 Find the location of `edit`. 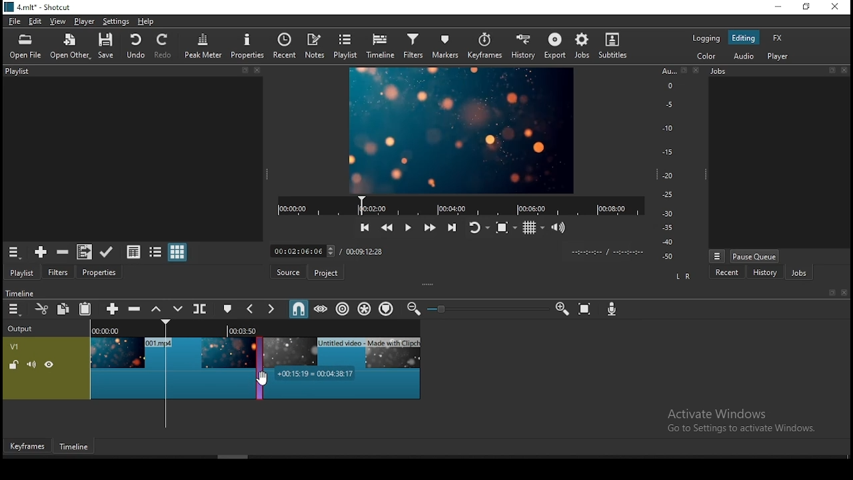

edit is located at coordinates (37, 21).